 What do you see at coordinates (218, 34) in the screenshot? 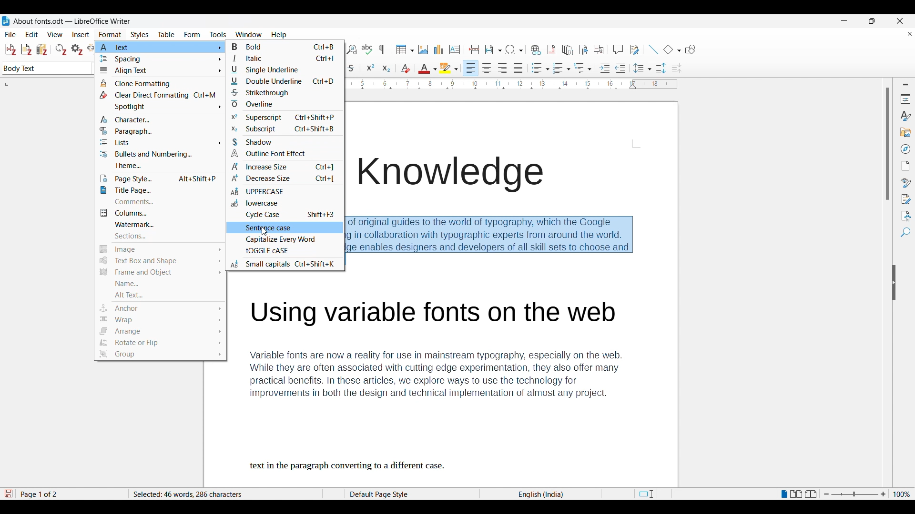
I see `Tools menu` at bounding box center [218, 34].